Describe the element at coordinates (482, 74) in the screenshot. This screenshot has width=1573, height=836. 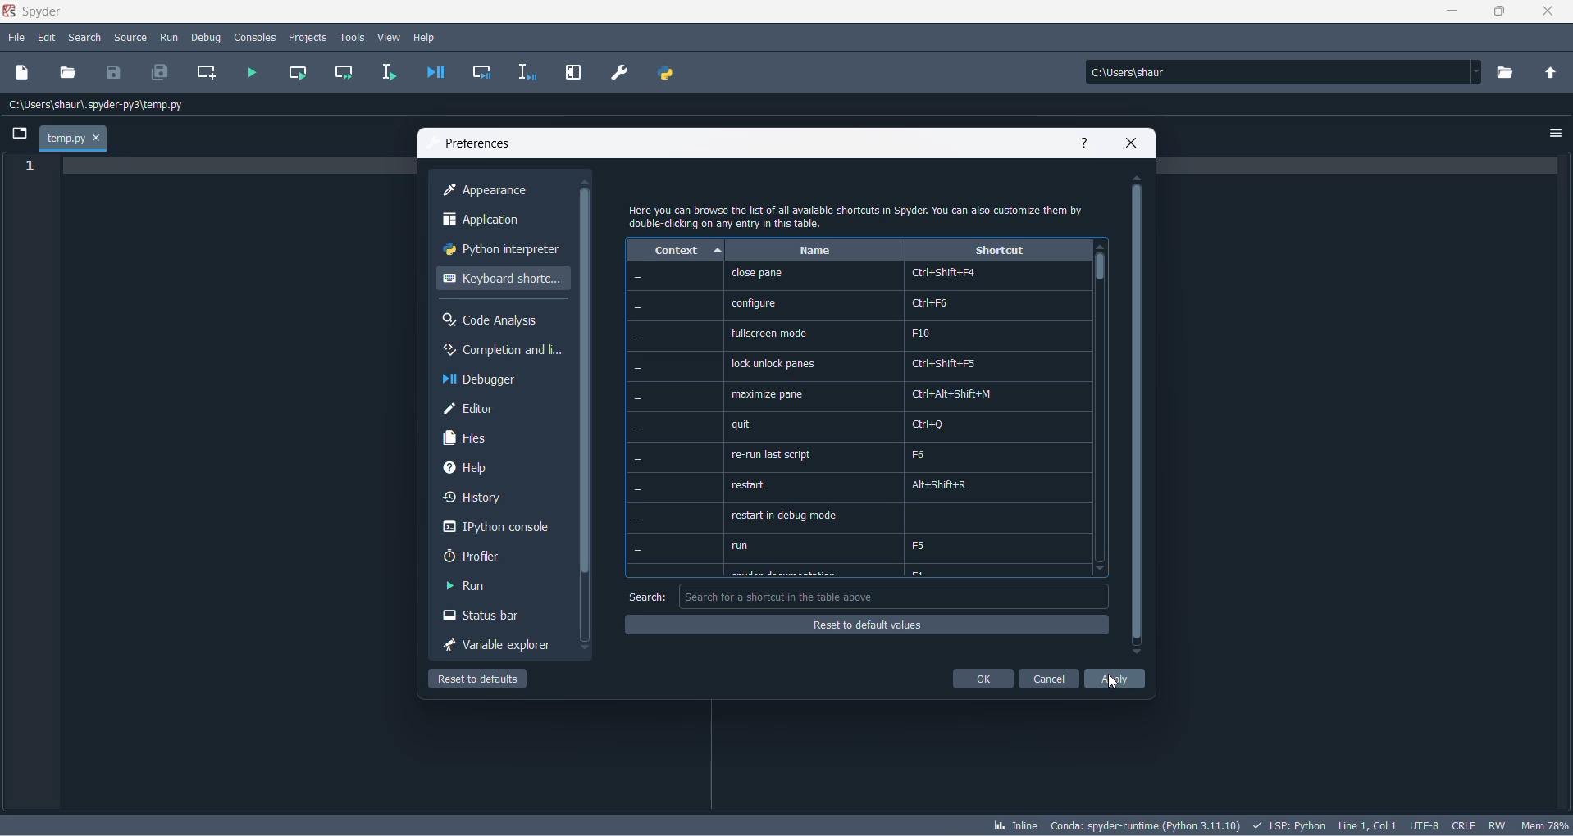
I see `debug cell` at that location.